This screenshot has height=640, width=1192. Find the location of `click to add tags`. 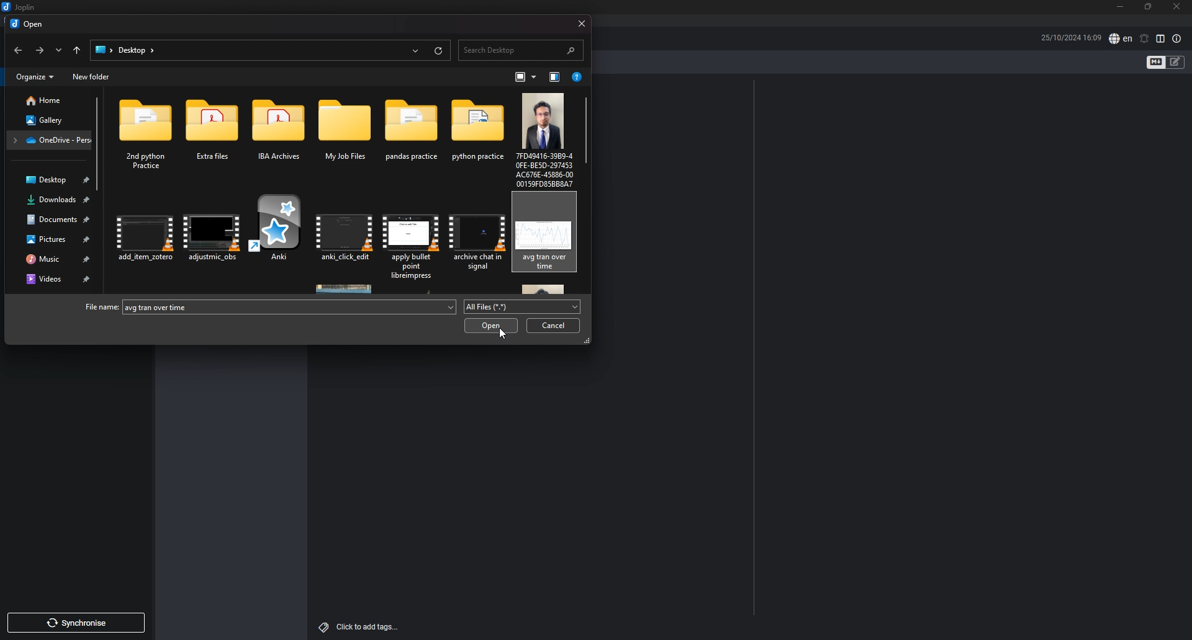

click to add tags is located at coordinates (359, 626).